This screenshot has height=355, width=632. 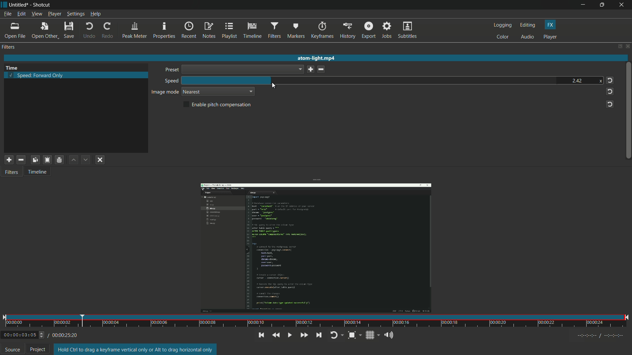 I want to click on Timeline, so click(x=41, y=173).